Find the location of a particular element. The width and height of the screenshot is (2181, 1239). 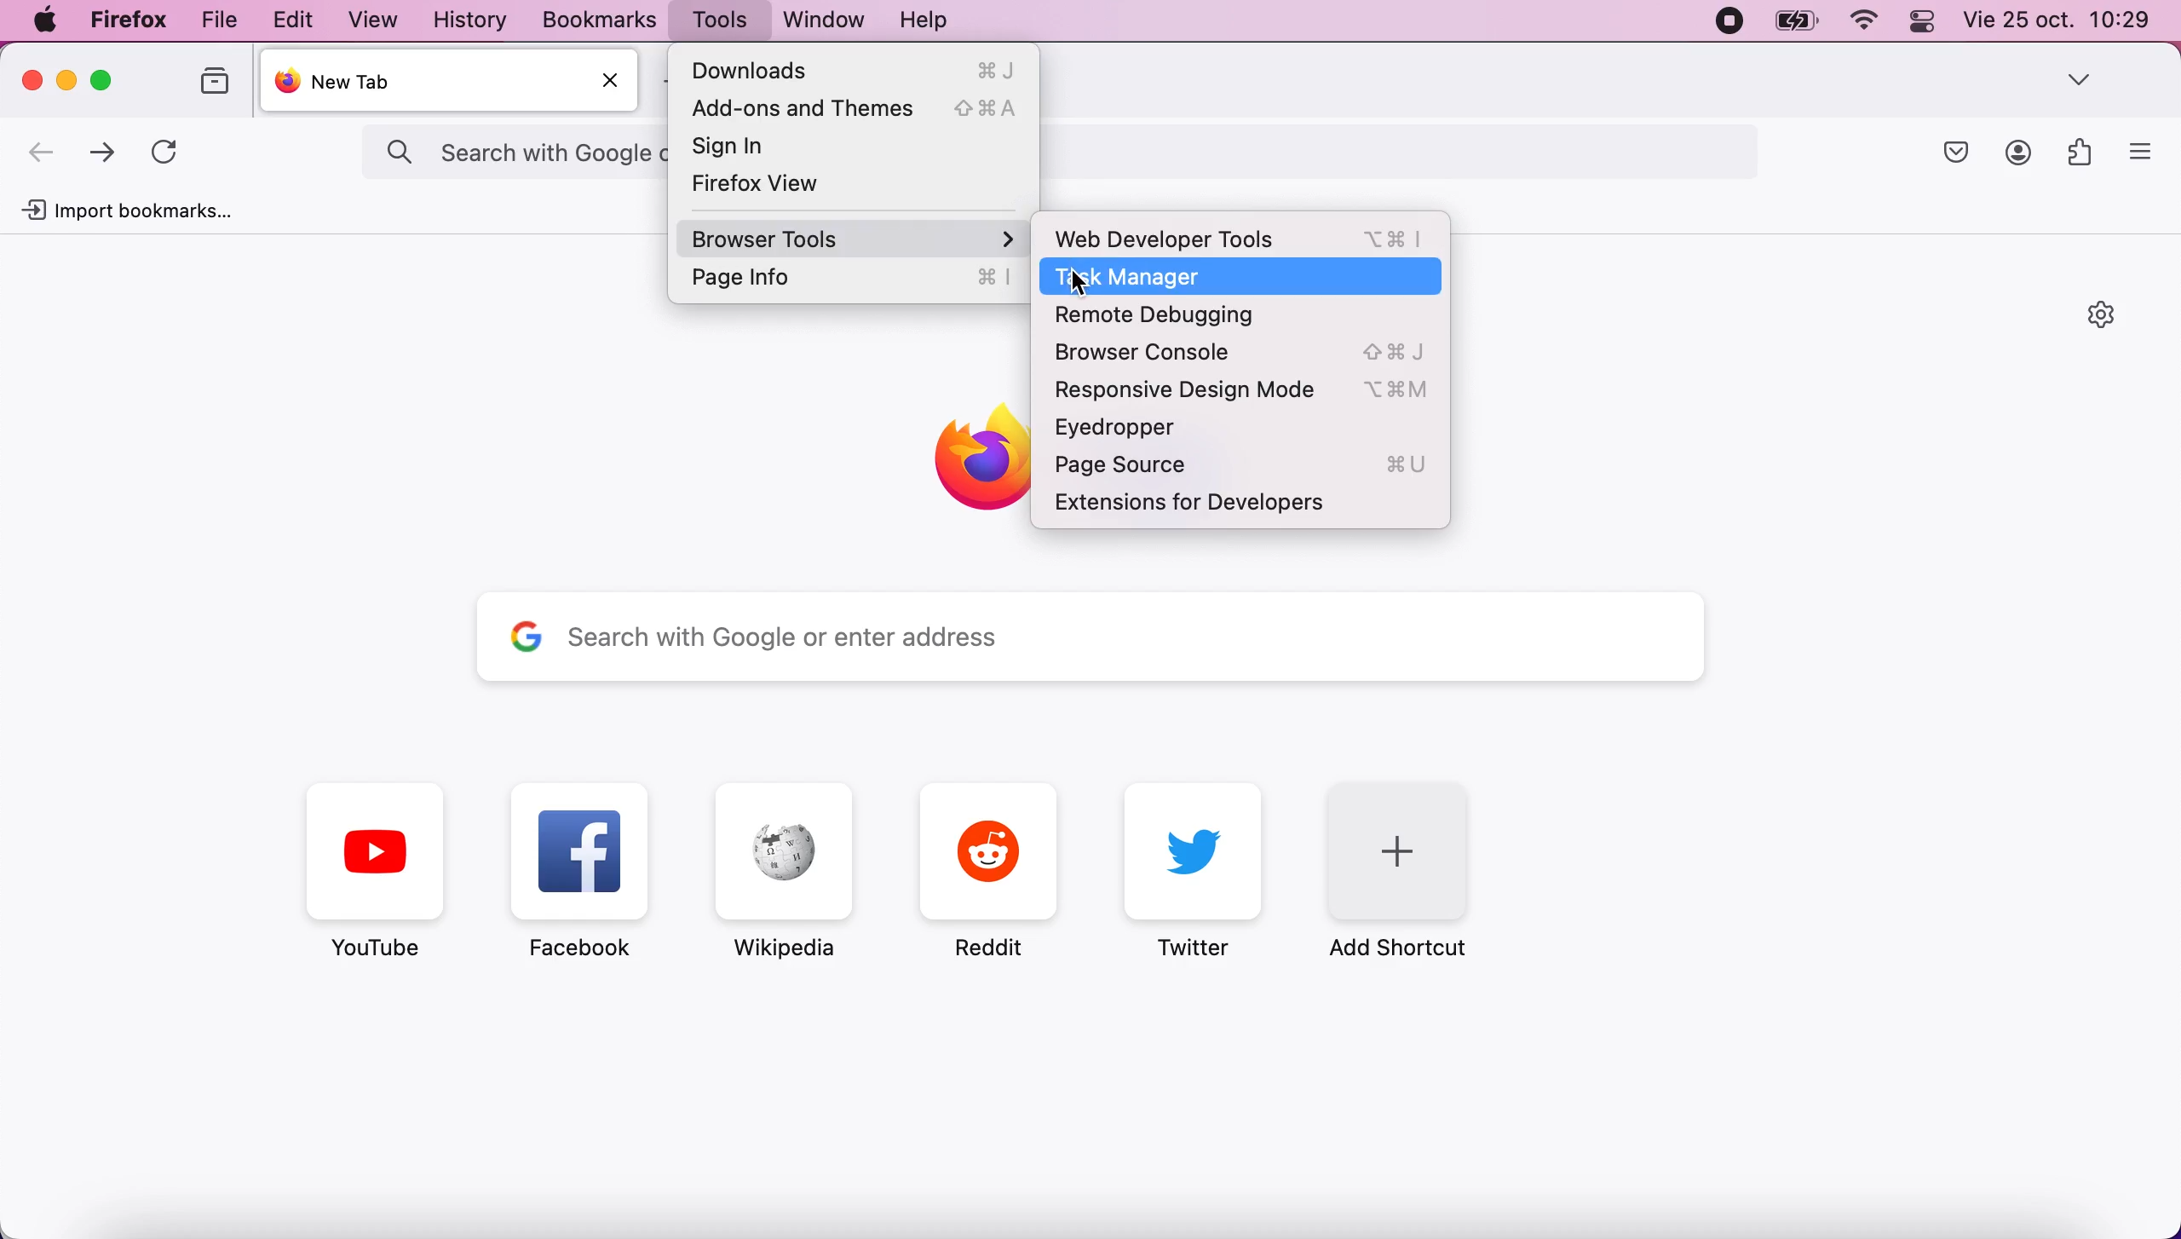

Remote Debugging is located at coordinates (1246, 315).